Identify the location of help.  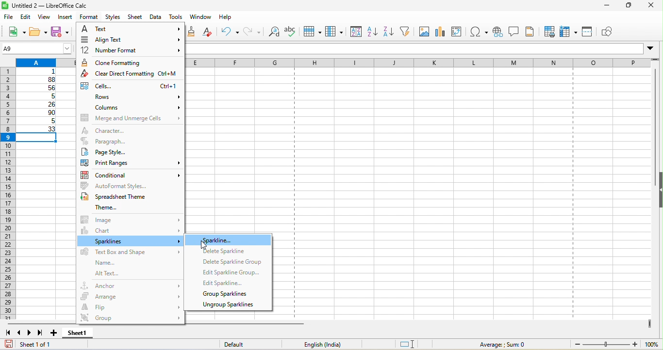
(226, 19).